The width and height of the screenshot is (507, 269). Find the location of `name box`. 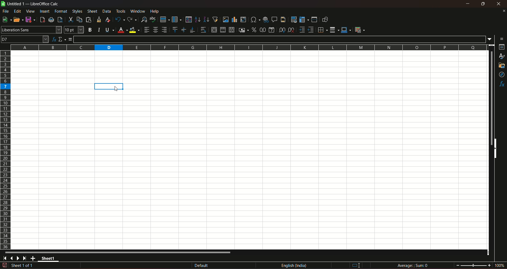

name box is located at coordinates (25, 39).